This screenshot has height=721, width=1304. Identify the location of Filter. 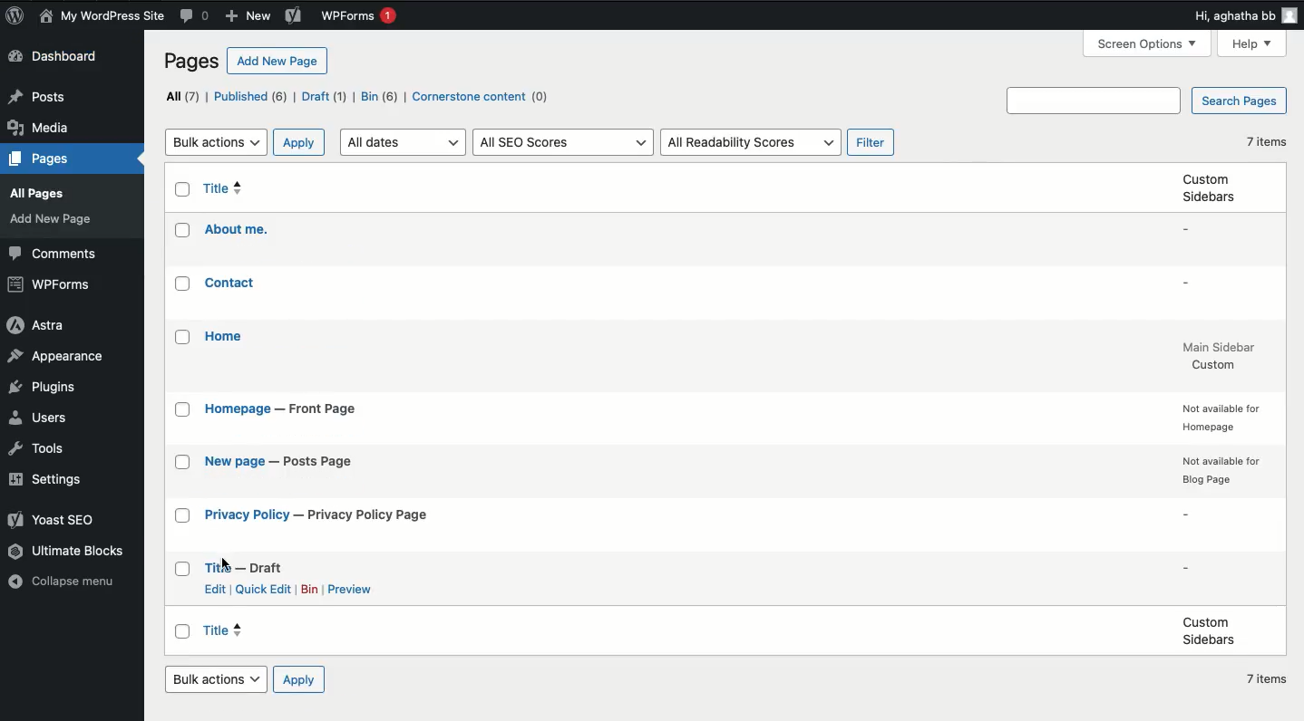
(873, 143).